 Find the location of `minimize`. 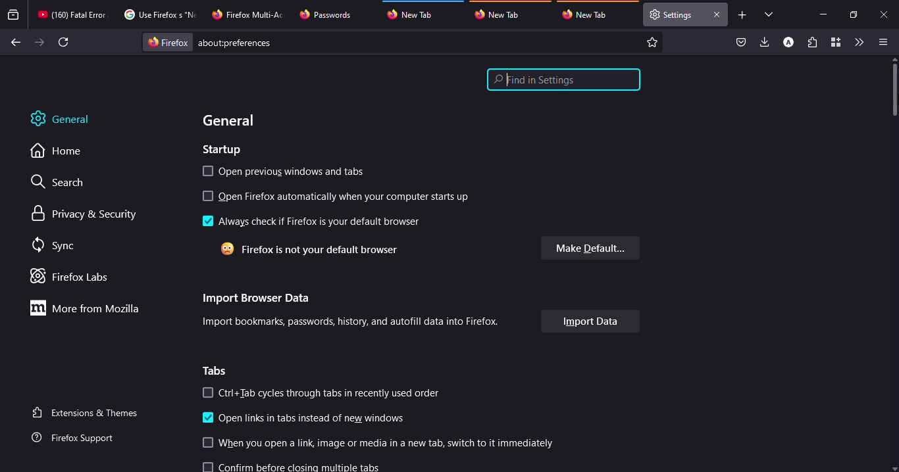

minimize is located at coordinates (823, 14).